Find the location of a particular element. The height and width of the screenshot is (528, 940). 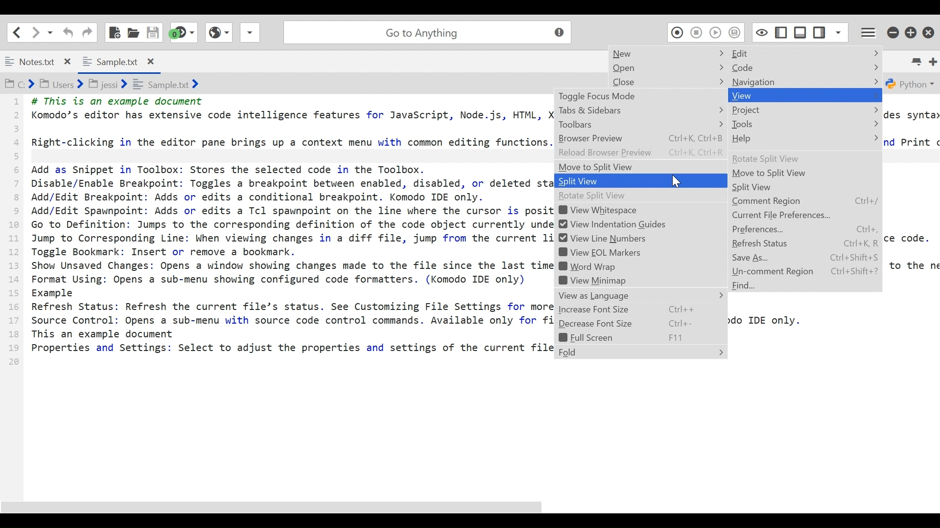

View as Language is located at coordinates (641, 295).